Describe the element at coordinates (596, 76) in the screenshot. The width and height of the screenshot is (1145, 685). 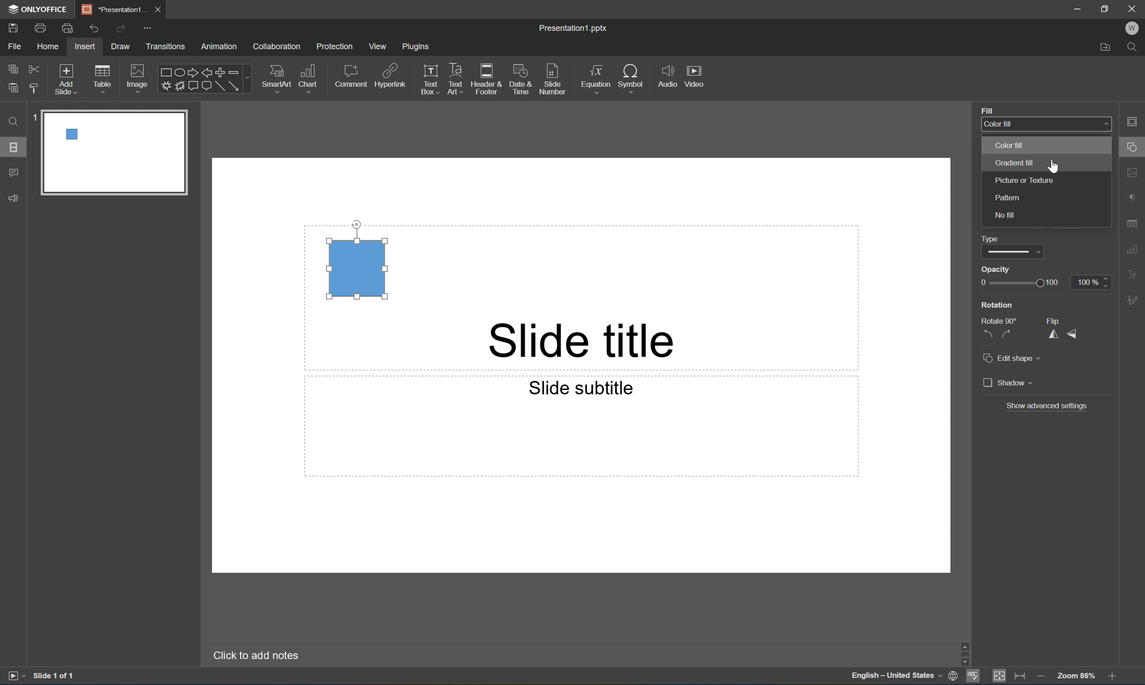
I see `Equation` at that location.